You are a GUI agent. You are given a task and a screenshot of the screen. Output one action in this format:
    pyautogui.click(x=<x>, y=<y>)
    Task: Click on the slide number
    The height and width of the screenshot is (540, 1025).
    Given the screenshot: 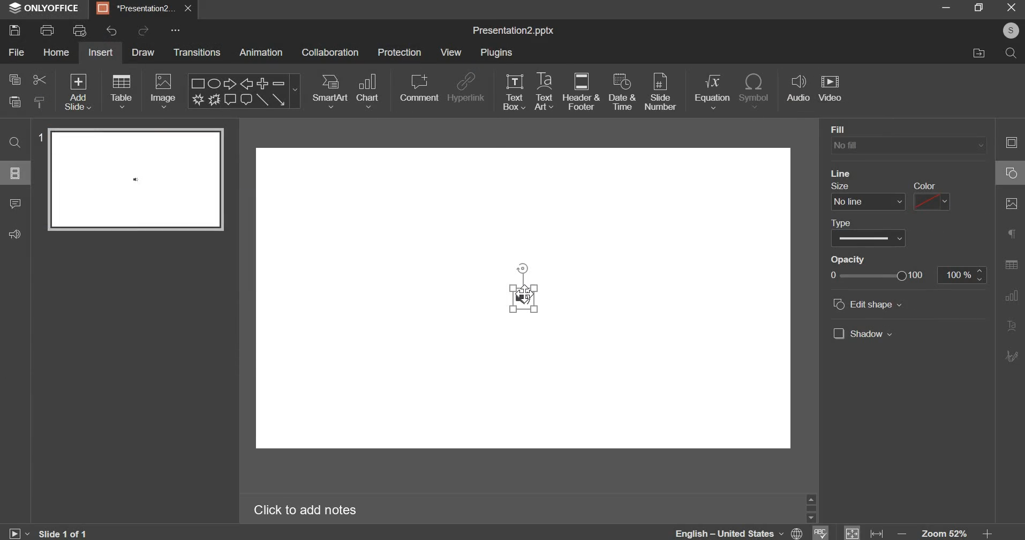 What is the action you would take?
    pyautogui.click(x=40, y=137)
    